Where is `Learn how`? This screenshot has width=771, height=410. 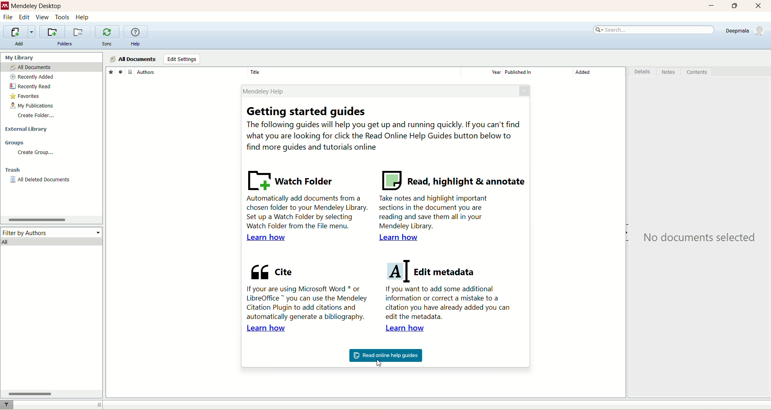 Learn how is located at coordinates (266, 329).